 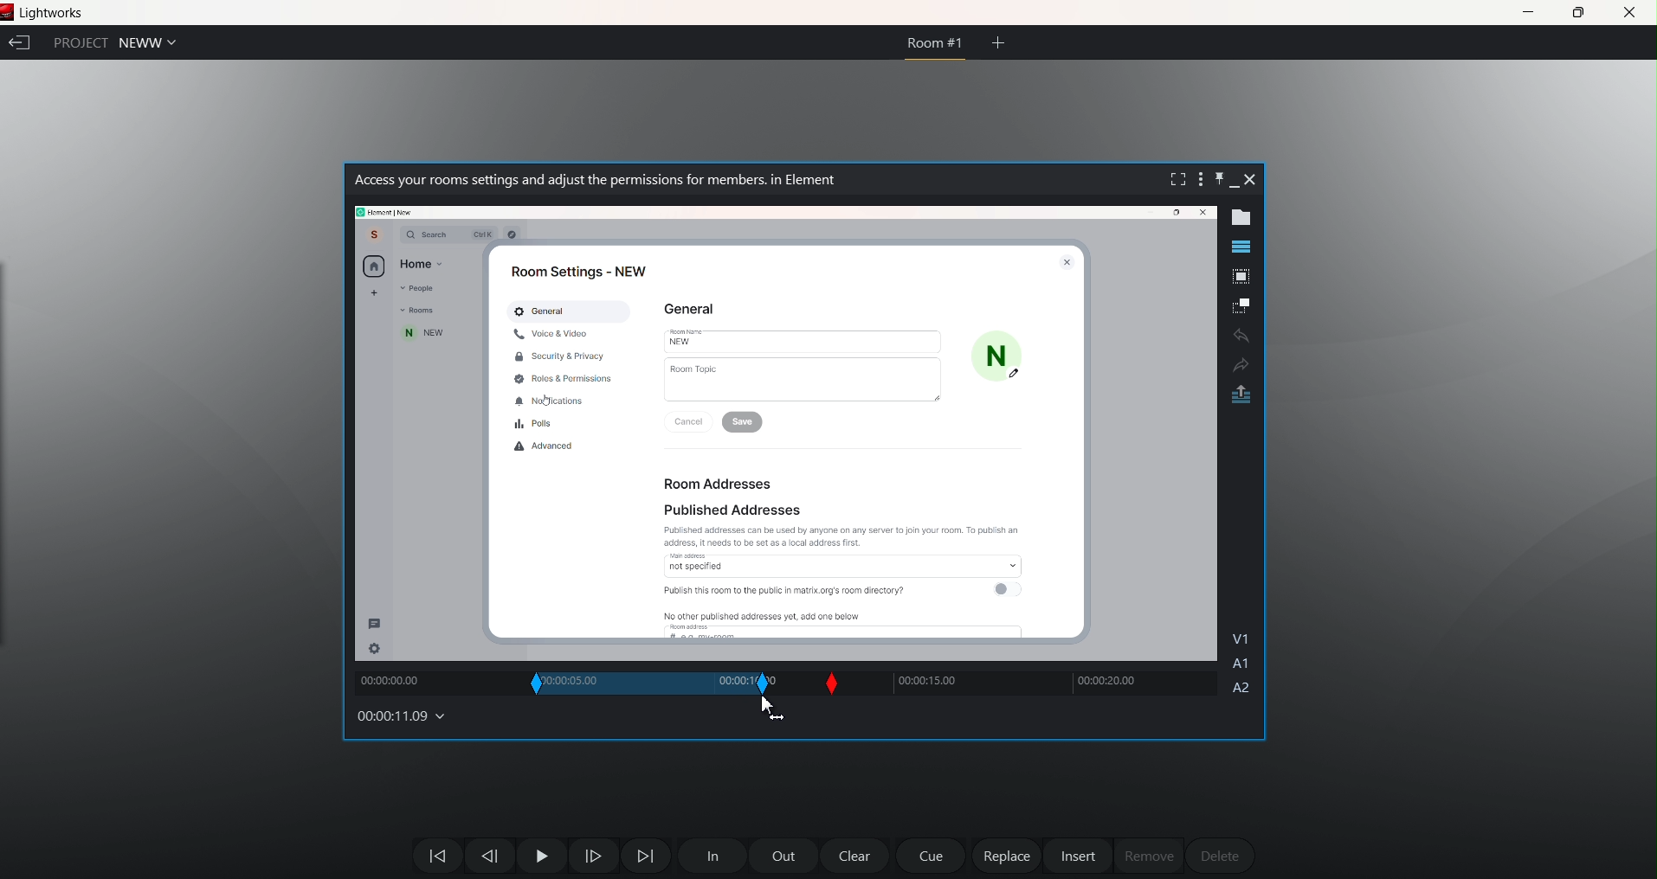 I want to click on Q Search, so click(x=423, y=234).